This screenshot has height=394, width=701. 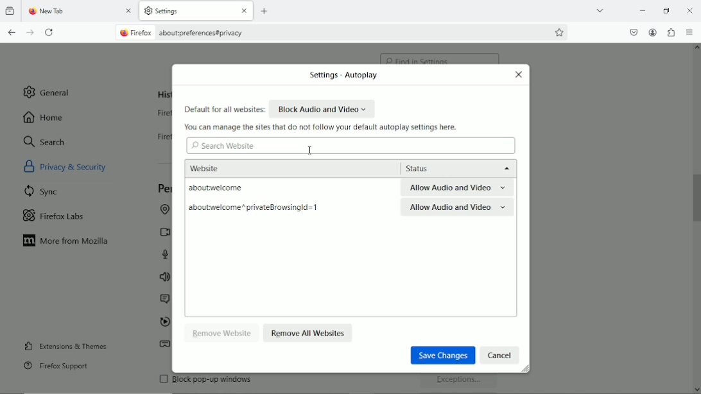 What do you see at coordinates (50, 33) in the screenshot?
I see `reload current tab` at bounding box center [50, 33].